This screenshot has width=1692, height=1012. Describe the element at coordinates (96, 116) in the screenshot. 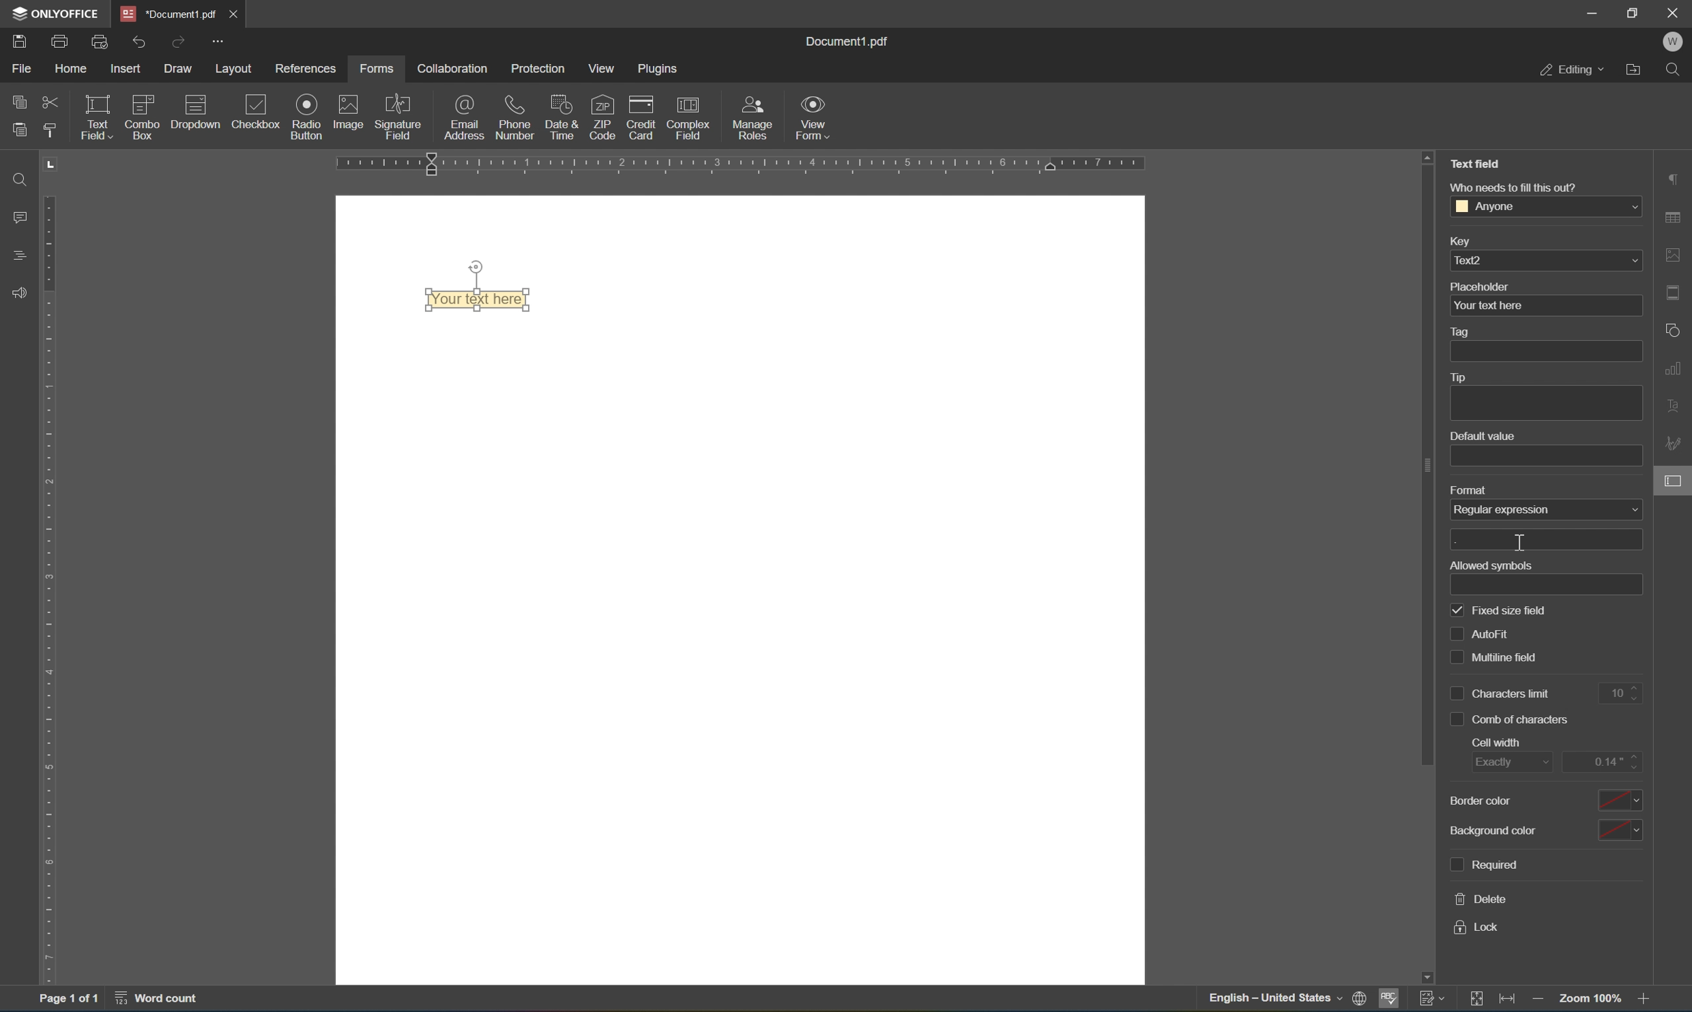

I see `text field` at that location.